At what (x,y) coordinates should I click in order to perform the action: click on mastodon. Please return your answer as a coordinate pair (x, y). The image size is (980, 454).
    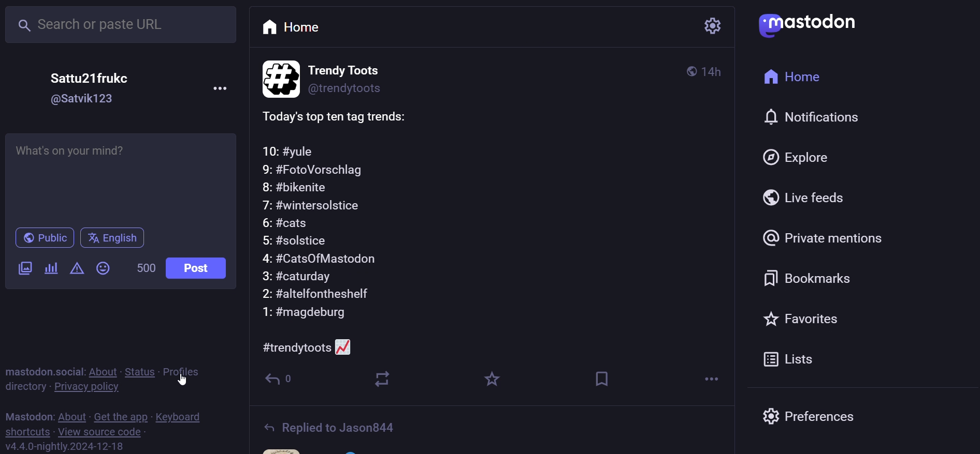
    Looking at the image, I should click on (808, 25).